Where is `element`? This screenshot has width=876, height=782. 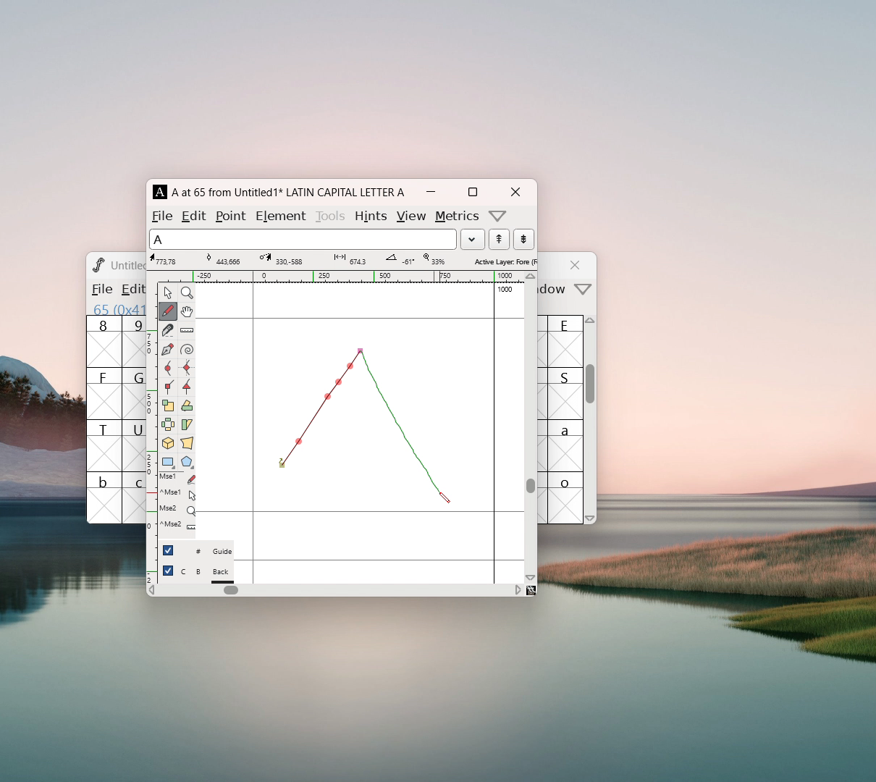 element is located at coordinates (280, 214).